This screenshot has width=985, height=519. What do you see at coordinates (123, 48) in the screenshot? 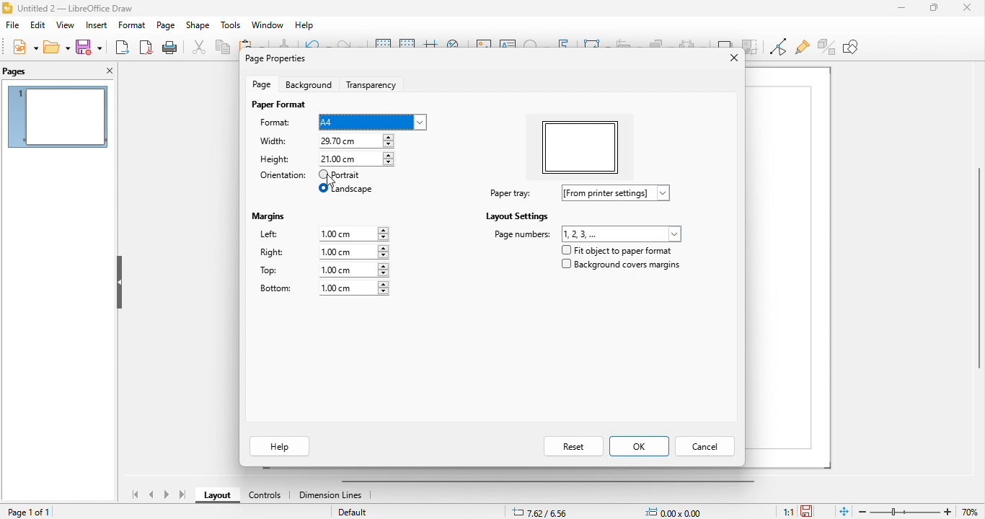
I see `export as ` at bounding box center [123, 48].